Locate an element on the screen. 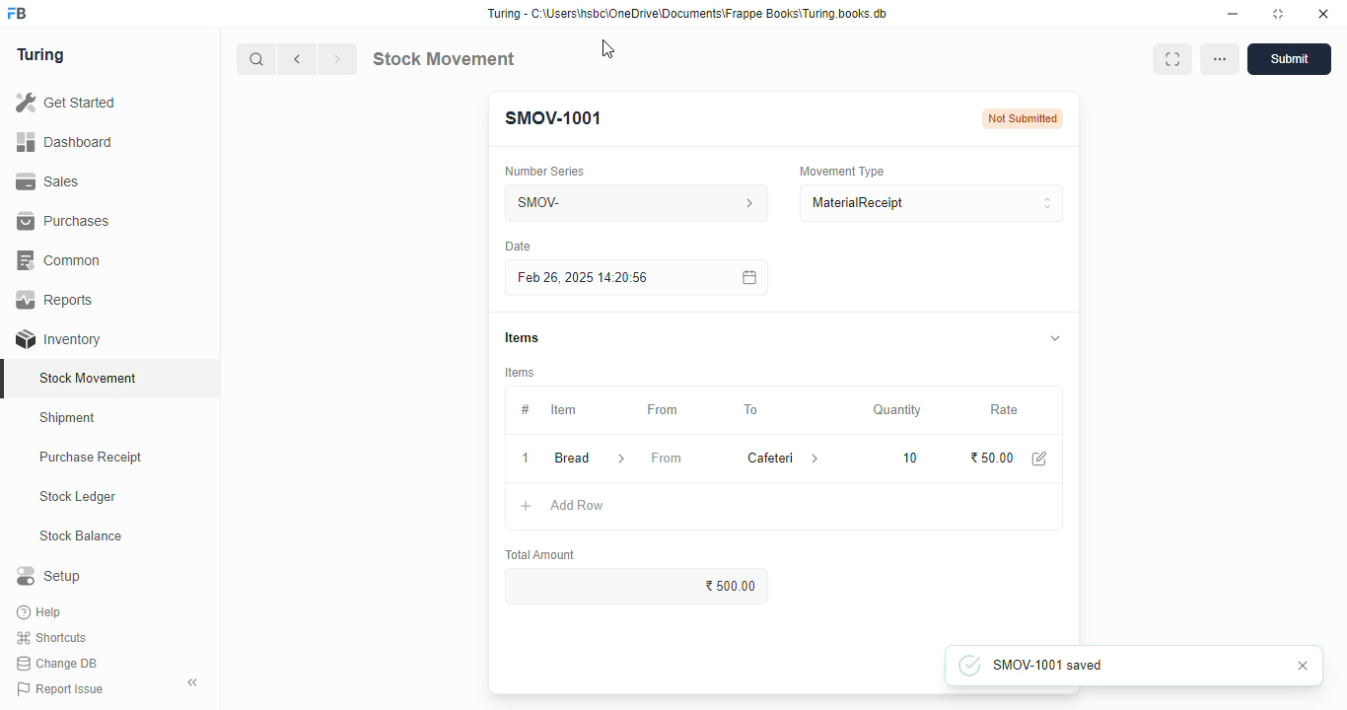 The image size is (1347, 710). 10 is located at coordinates (910, 459).